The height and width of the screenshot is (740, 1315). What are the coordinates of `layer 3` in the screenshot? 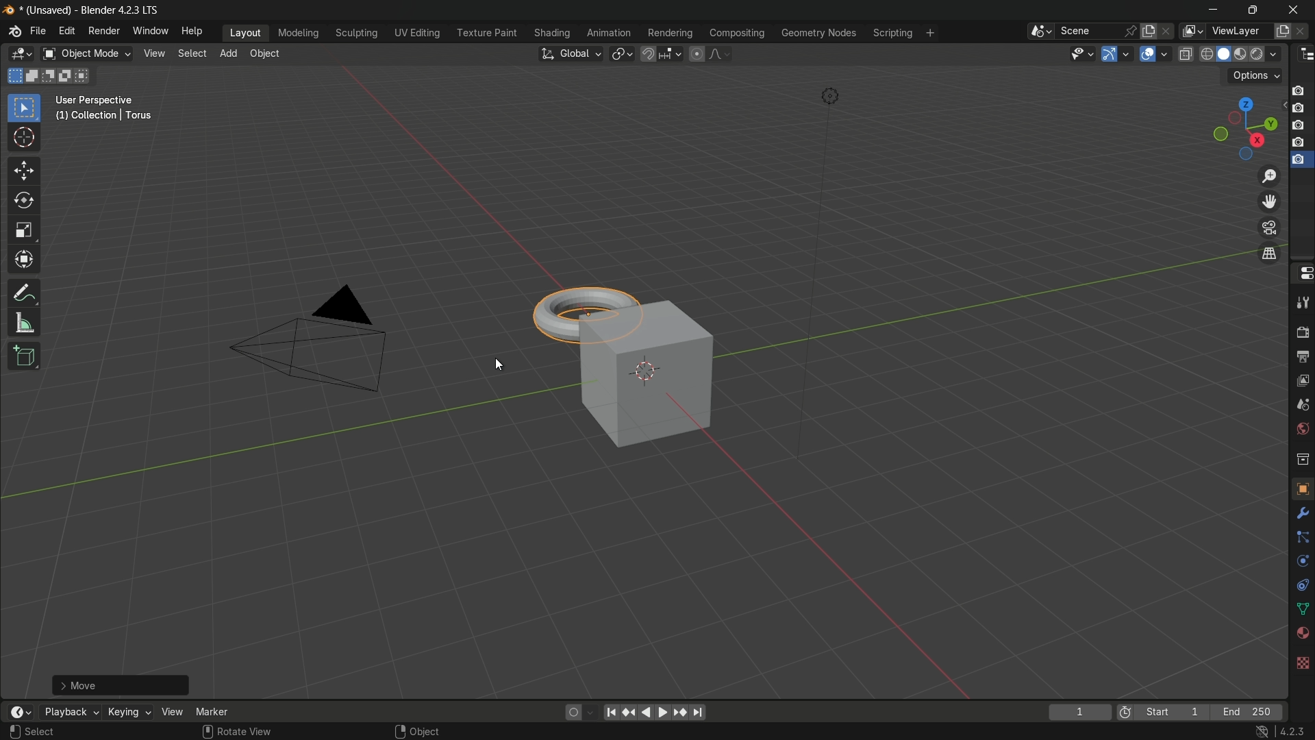 It's located at (1298, 125).